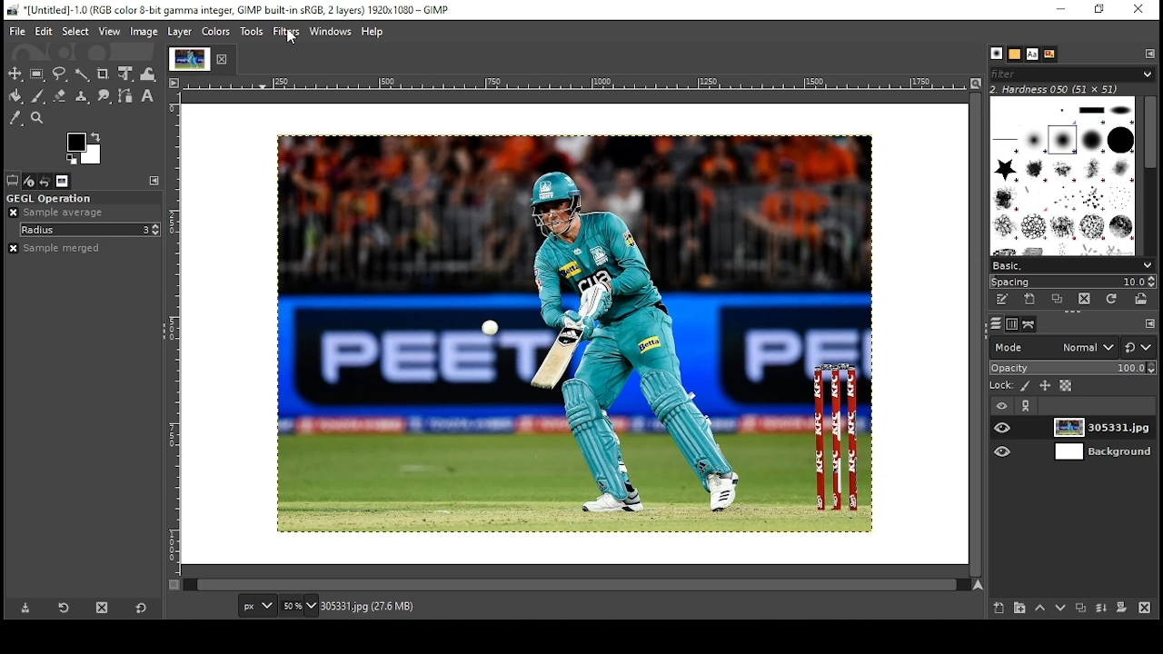 Image resolution: width=1163 pixels, height=654 pixels. What do you see at coordinates (59, 95) in the screenshot?
I see `eraser tool` at bounding box center [59, 95].